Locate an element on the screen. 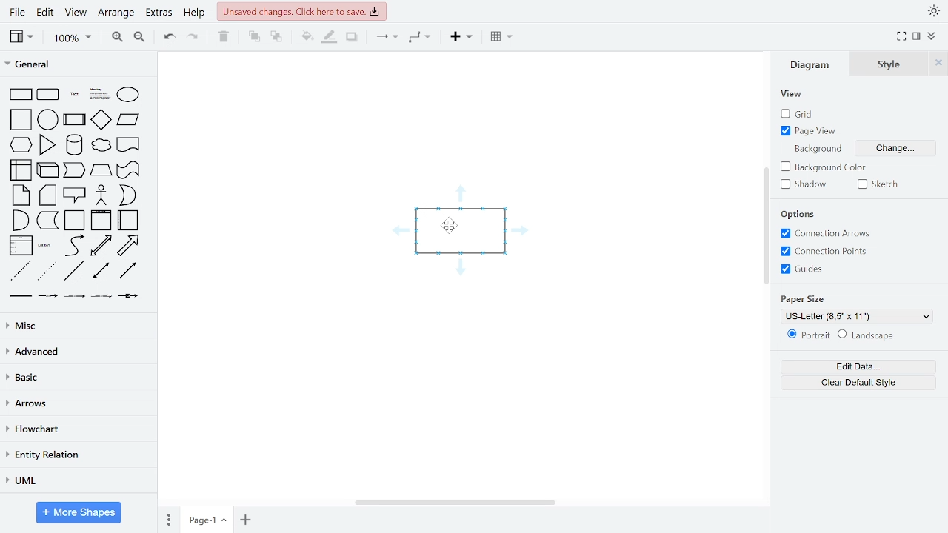 Image resolution: width=948 pixels, height=533 pixels. connector with 3 label is located at coordinates (101, 296).